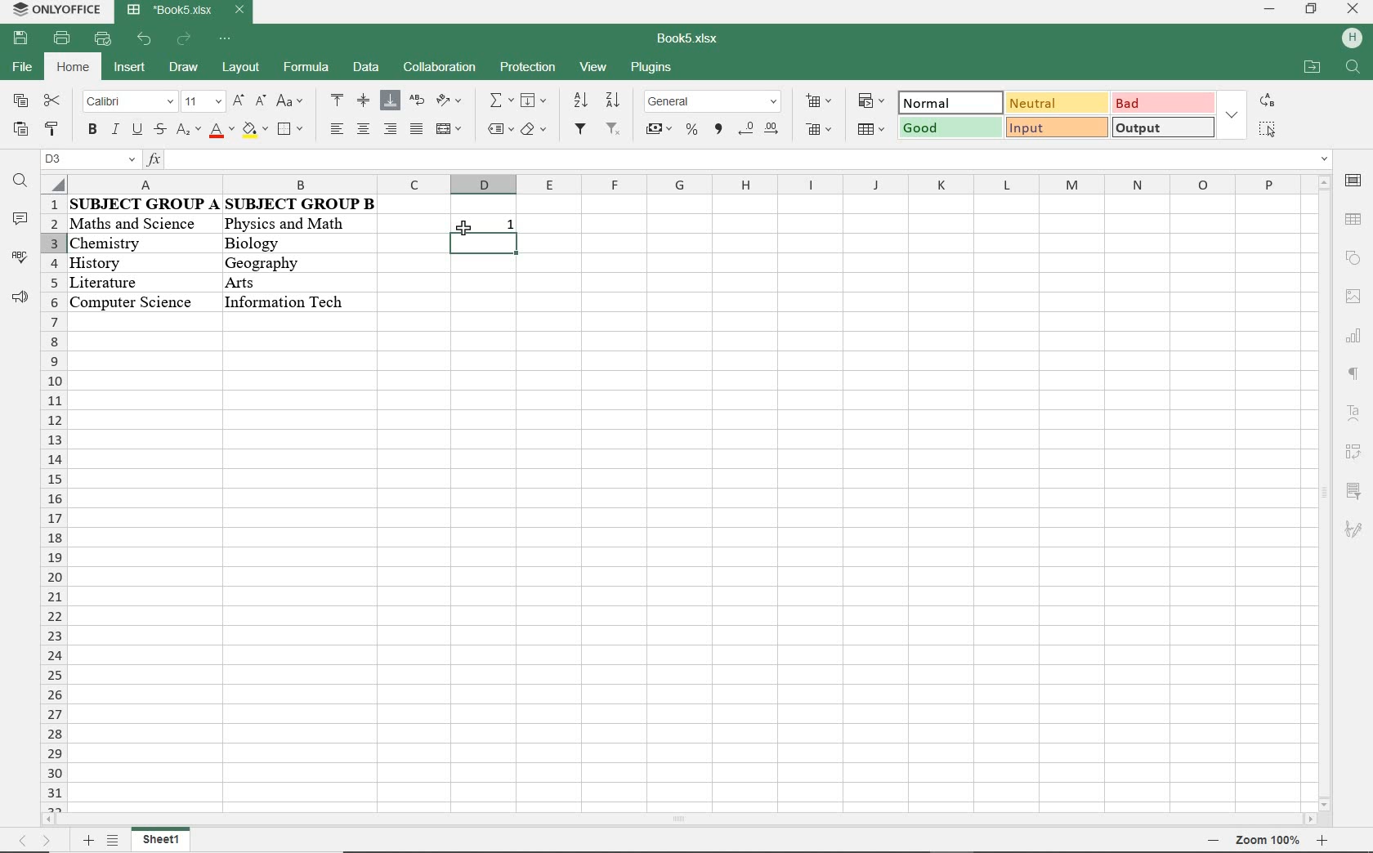  What do you see at coordinates (20, 297) in the screenshot?
I see `feedback & support` at bounding box center [20, 297].